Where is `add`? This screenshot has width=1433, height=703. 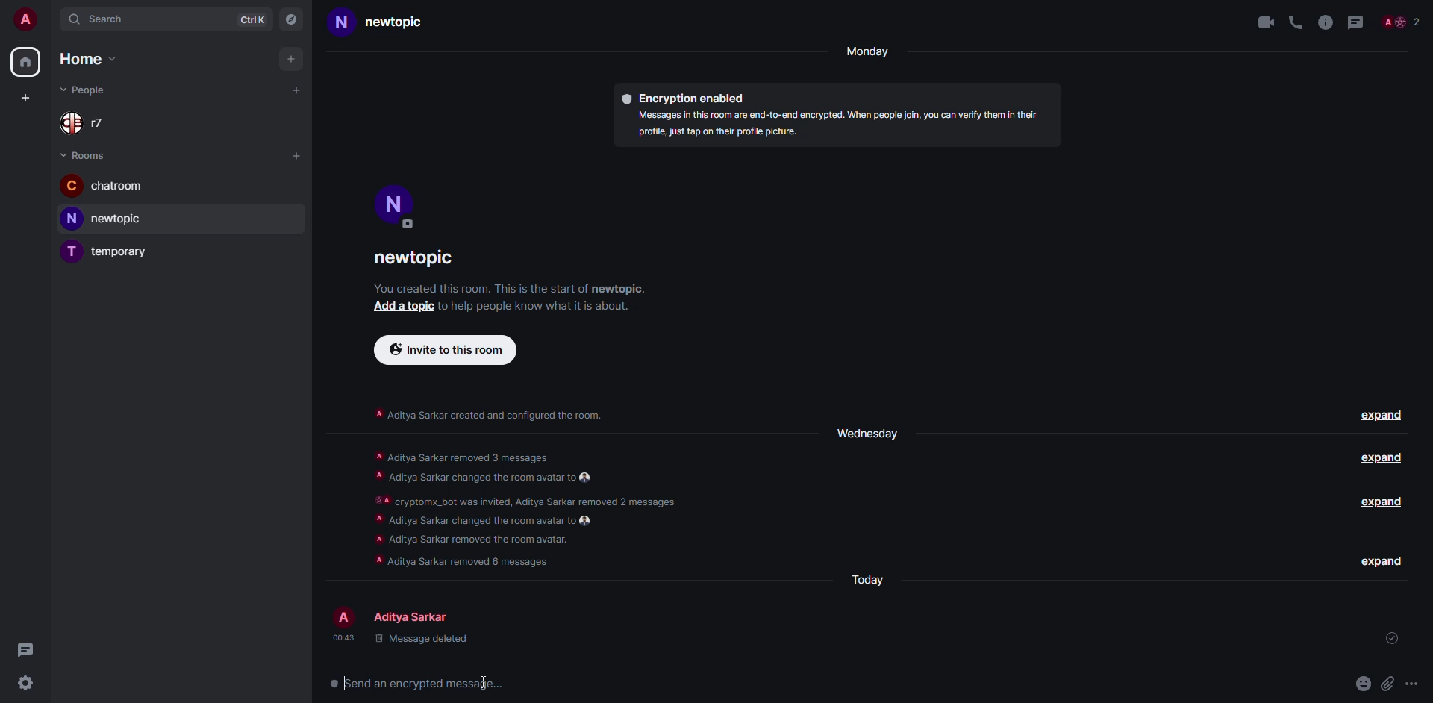 add is located at coordinates (296, 92).